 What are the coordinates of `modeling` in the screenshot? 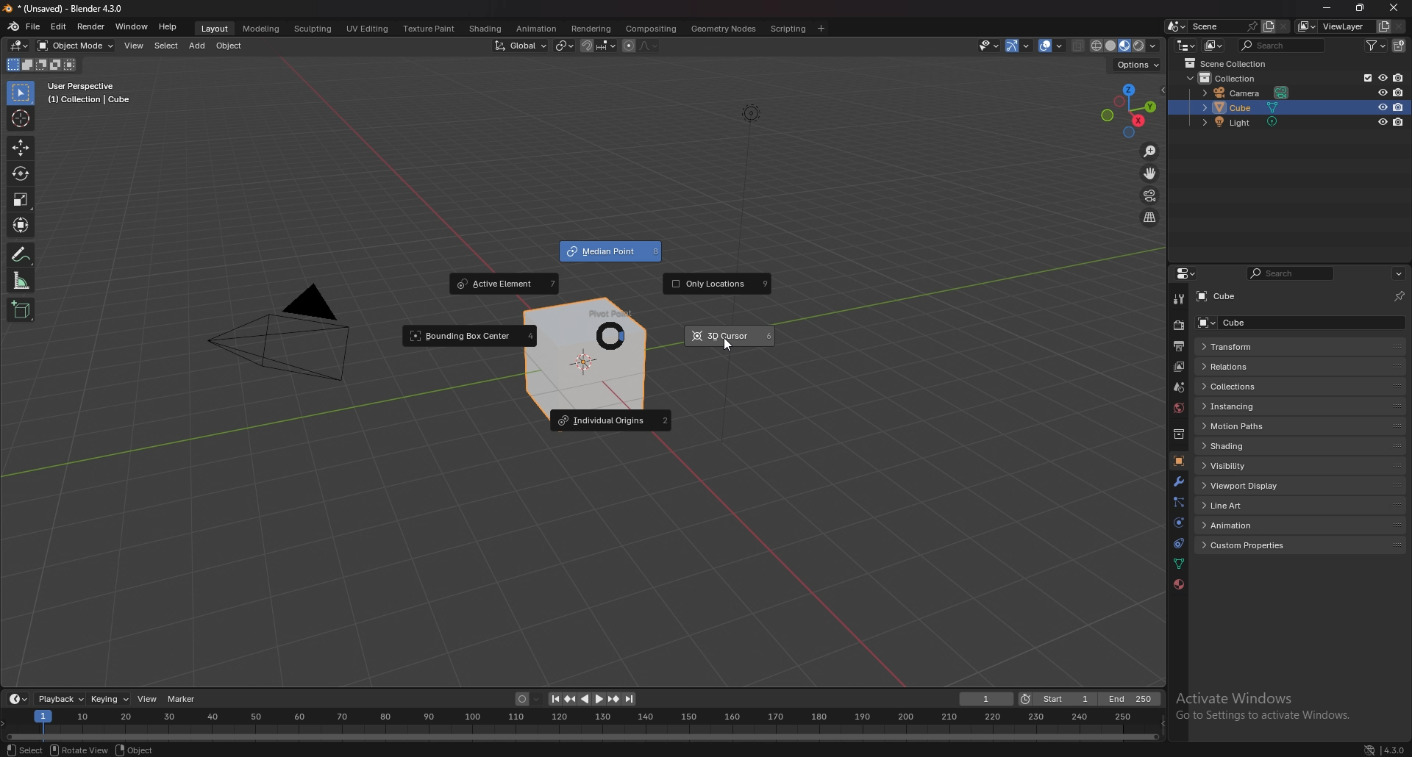 It's located at (262, 28).